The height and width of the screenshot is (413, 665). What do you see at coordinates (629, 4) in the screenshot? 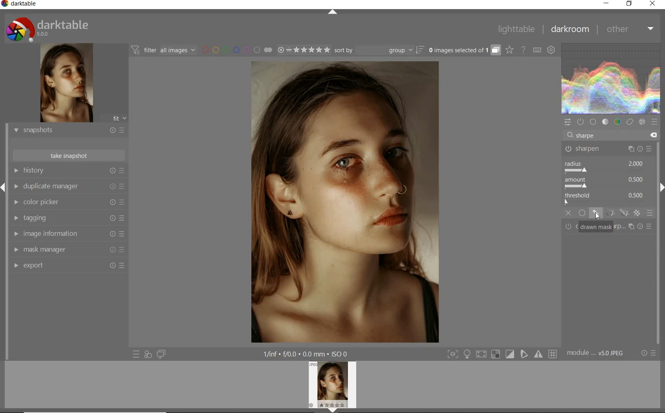
I see `restore` at bounding box center [629, 4].